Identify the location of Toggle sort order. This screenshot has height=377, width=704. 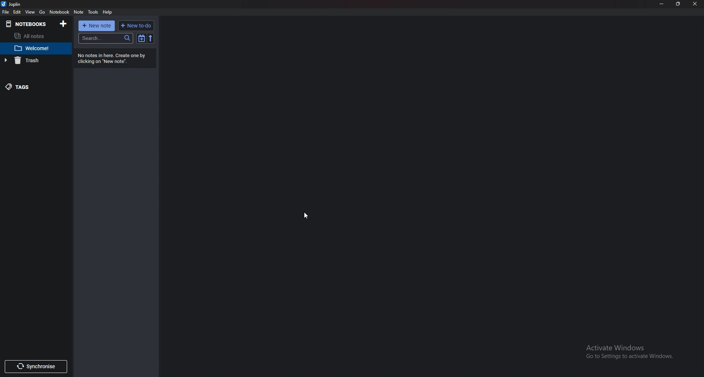
(142, 38).